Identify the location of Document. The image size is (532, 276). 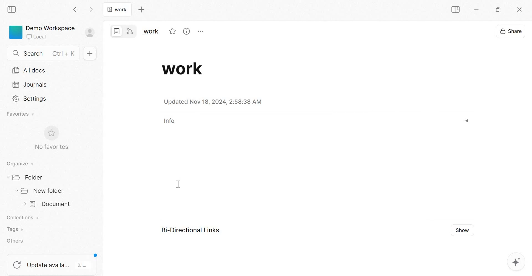
(47, 204).